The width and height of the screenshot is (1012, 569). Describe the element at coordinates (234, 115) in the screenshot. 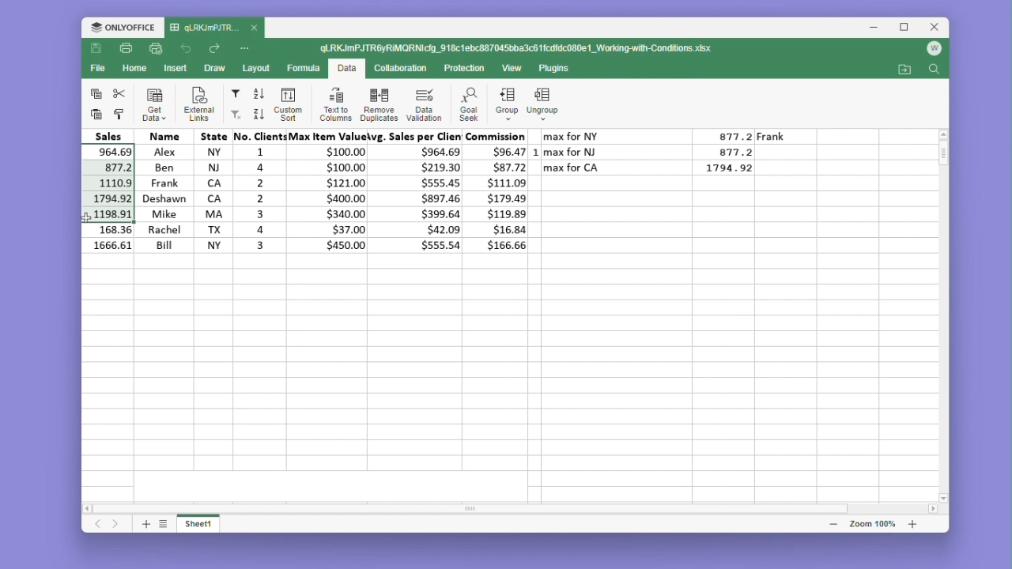

I see `Custom filter` at that location.